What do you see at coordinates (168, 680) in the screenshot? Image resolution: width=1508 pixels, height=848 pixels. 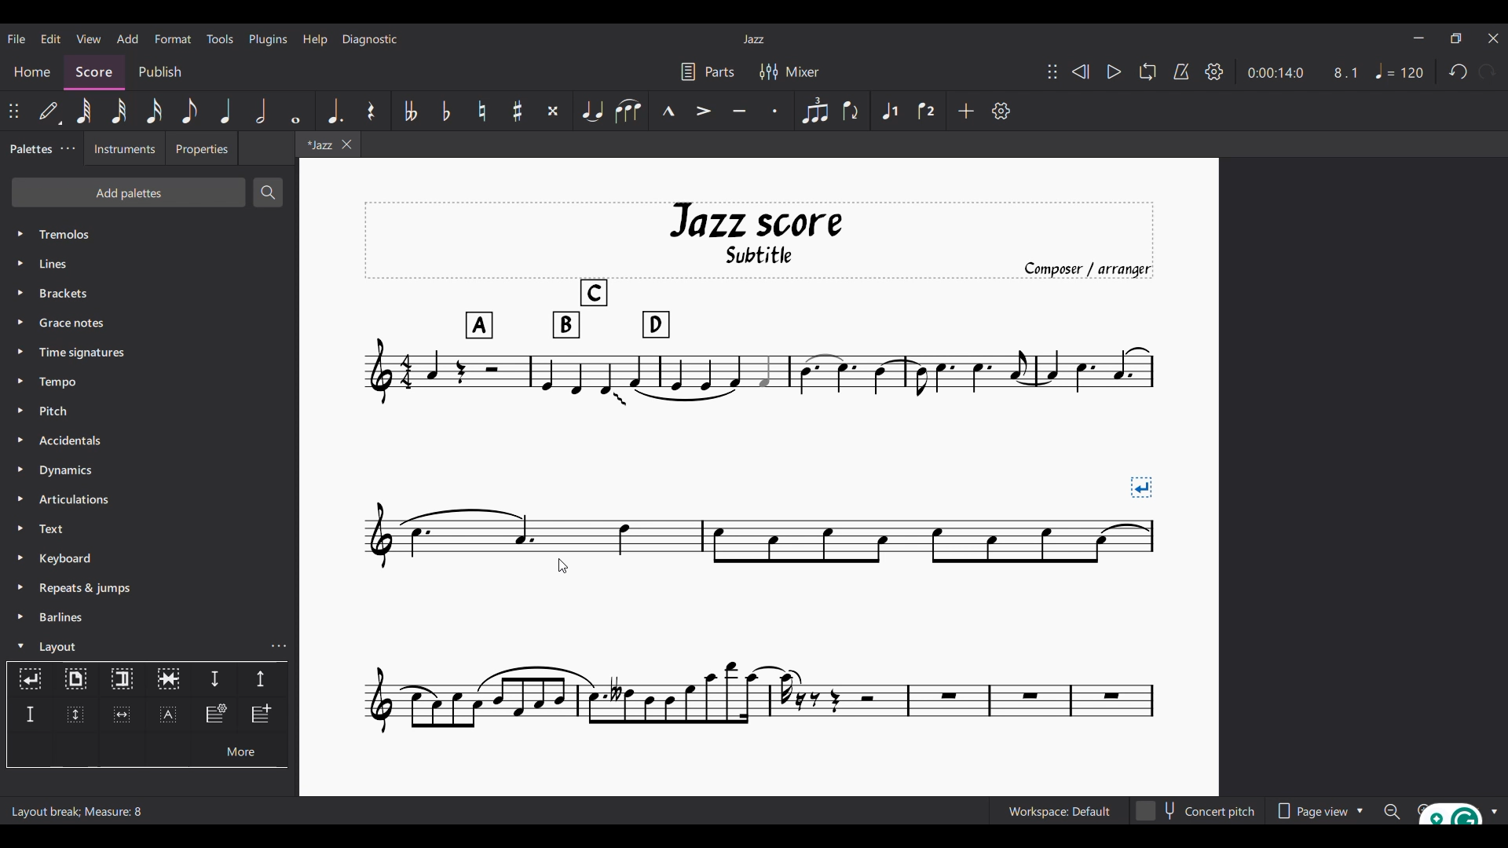 I see `Keep measures on the same system` at bounding box center [168, 680].